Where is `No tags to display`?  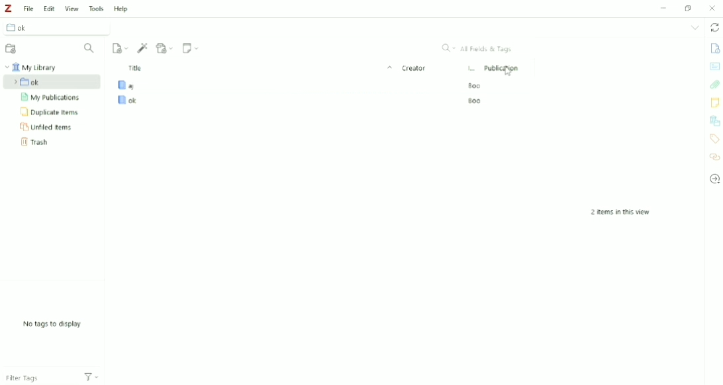 No tags to display is located at coordinates (50, 325).